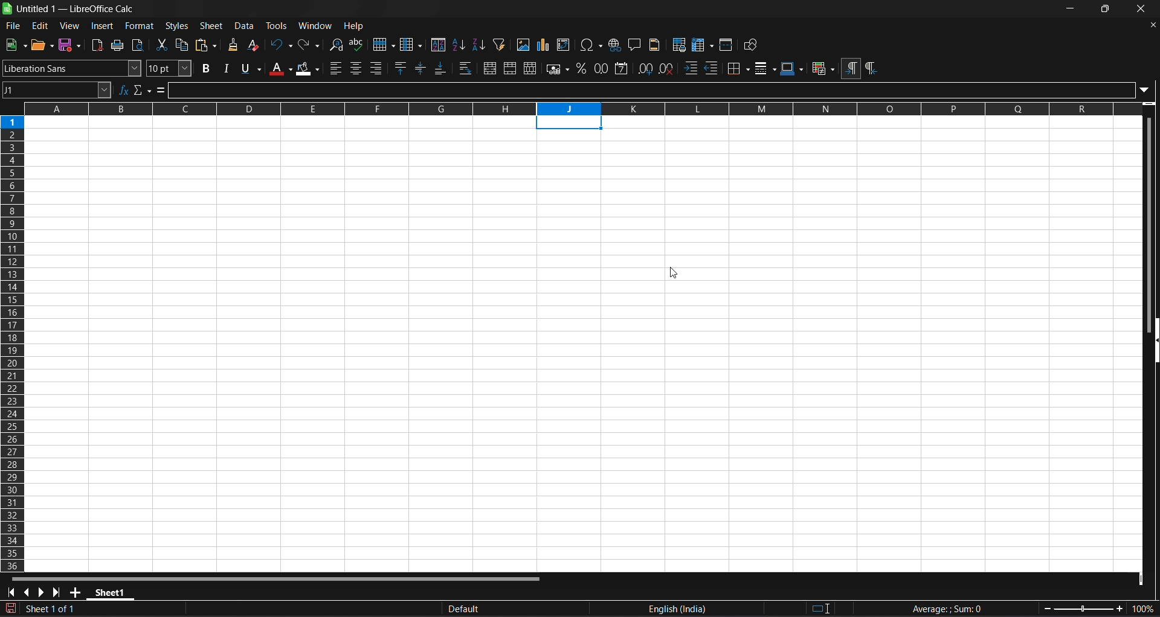 This screenshot has width=1160, height=617. What do you see at coordinates (207, 68) in the screenshot?
I see `bold` at bounding box center [207, 68].